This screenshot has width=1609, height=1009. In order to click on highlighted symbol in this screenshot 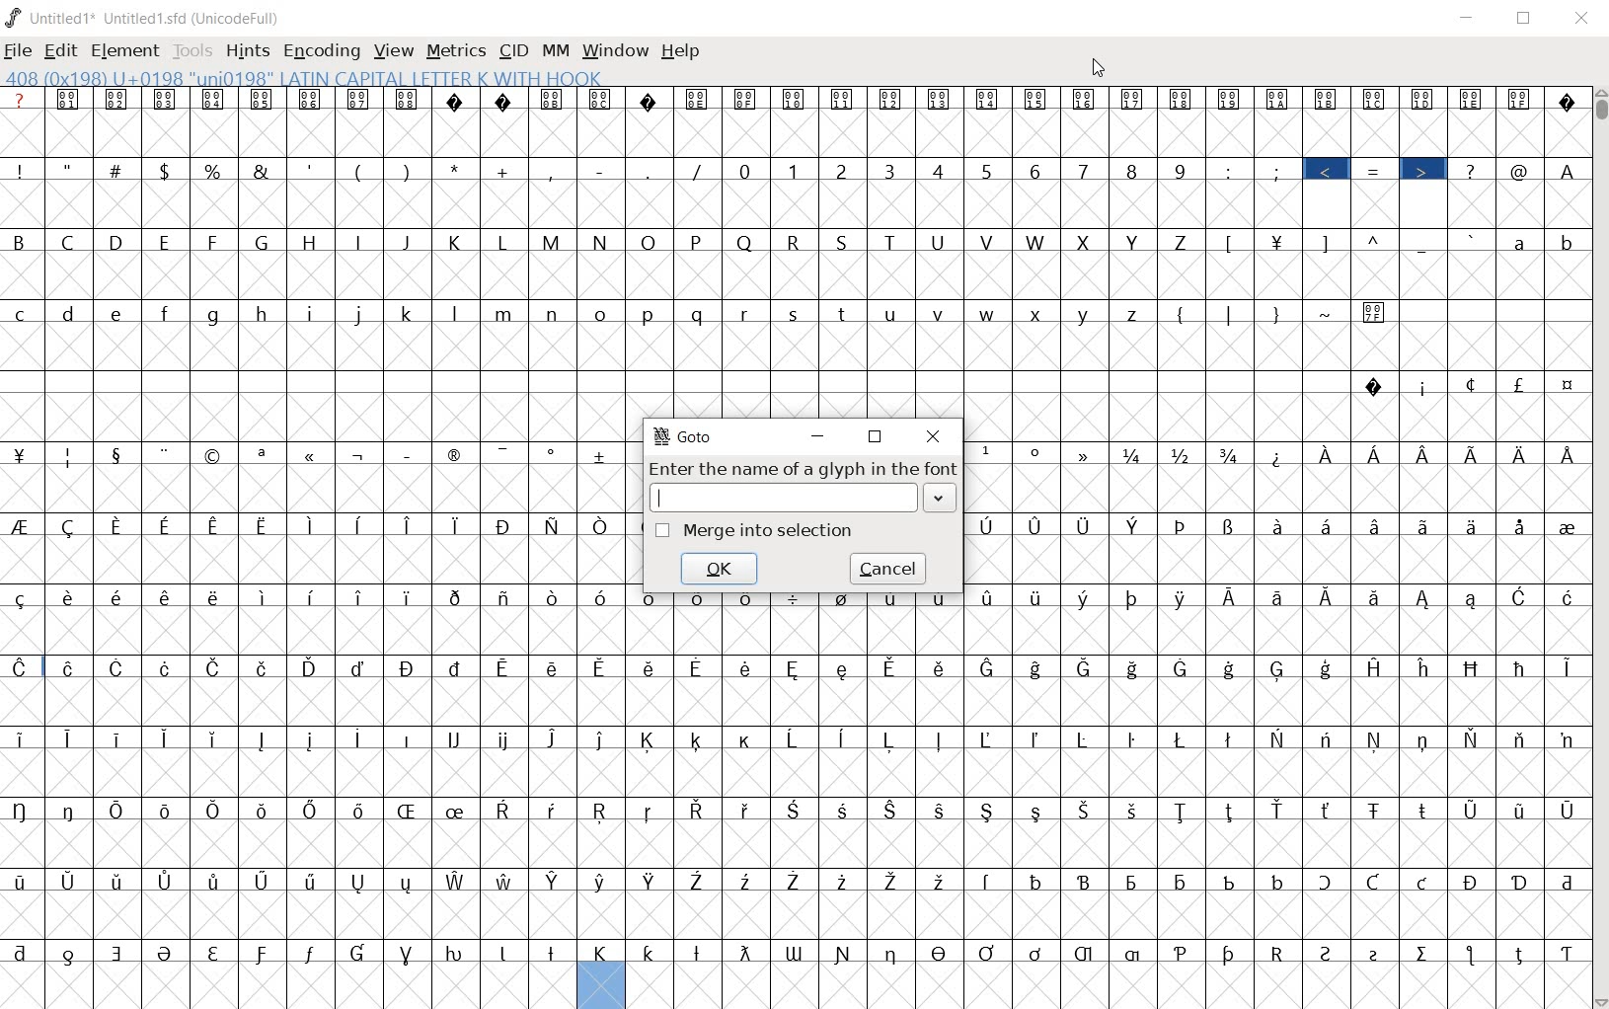, I will do `click(1327, 169)`.